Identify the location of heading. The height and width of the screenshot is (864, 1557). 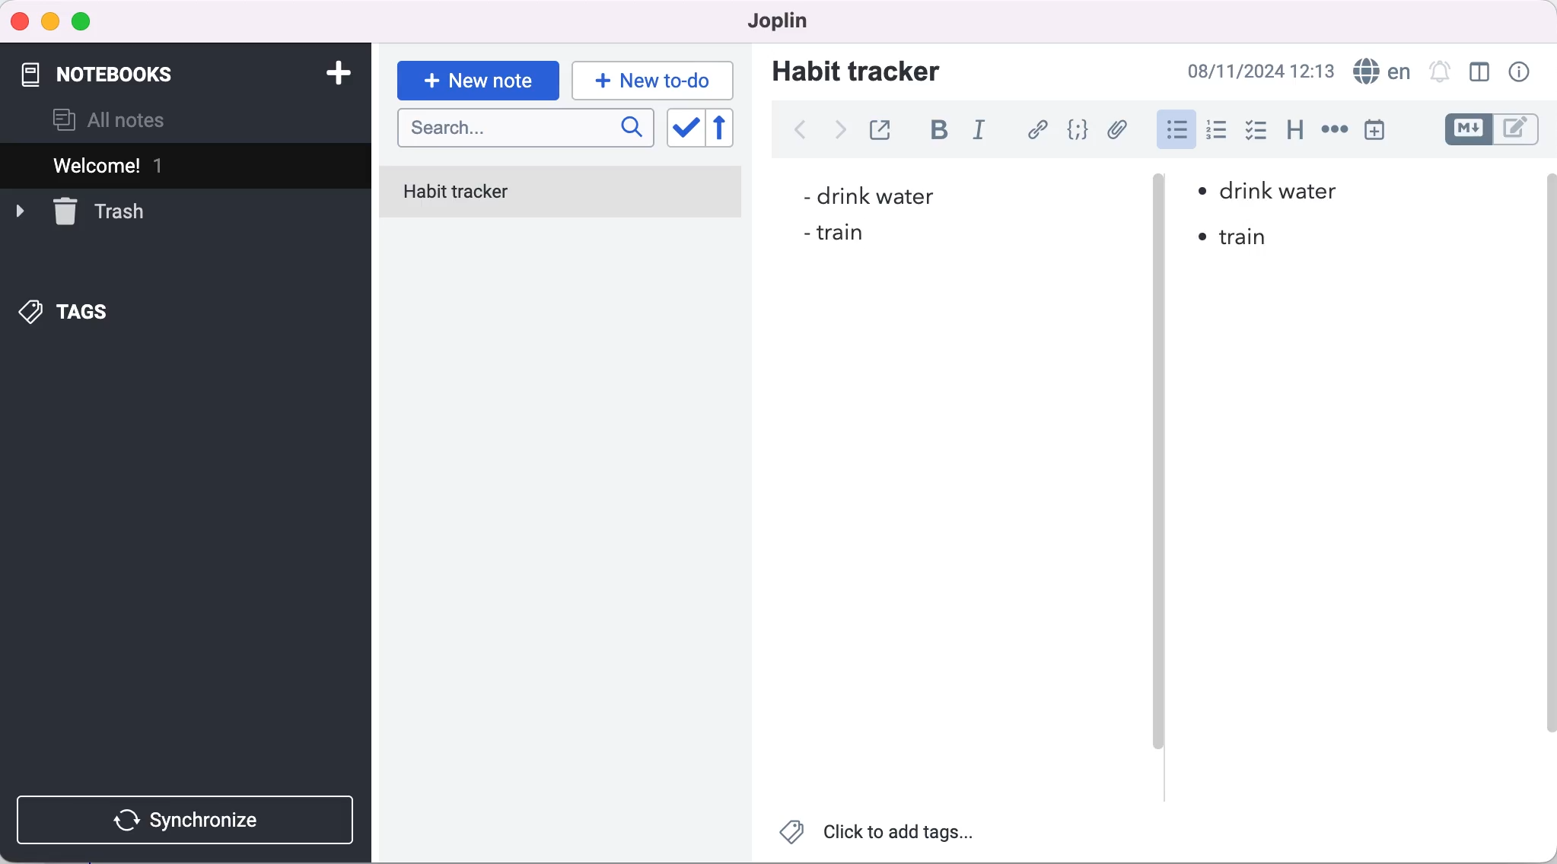
(1296, 131).